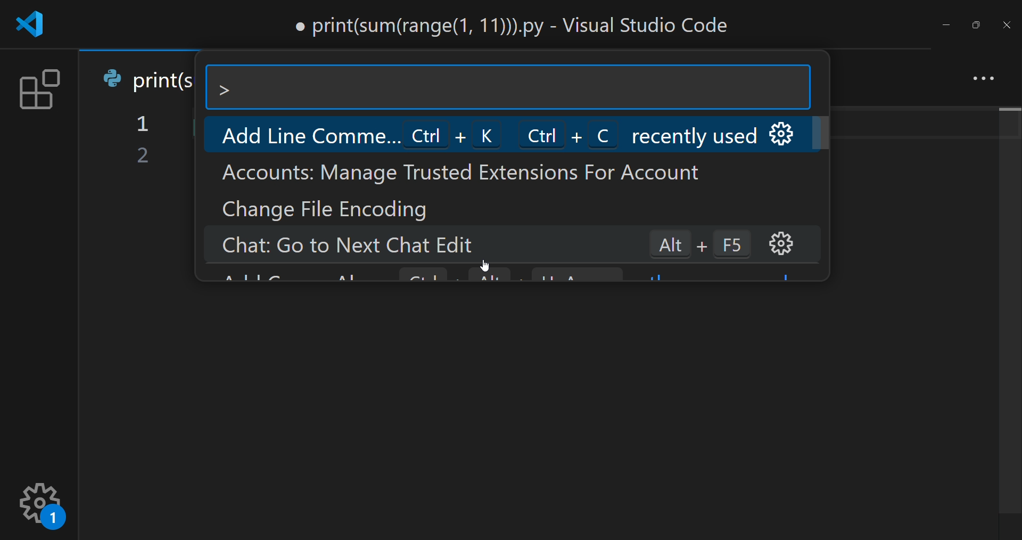  I want to click on option setting, so click(787, 133).